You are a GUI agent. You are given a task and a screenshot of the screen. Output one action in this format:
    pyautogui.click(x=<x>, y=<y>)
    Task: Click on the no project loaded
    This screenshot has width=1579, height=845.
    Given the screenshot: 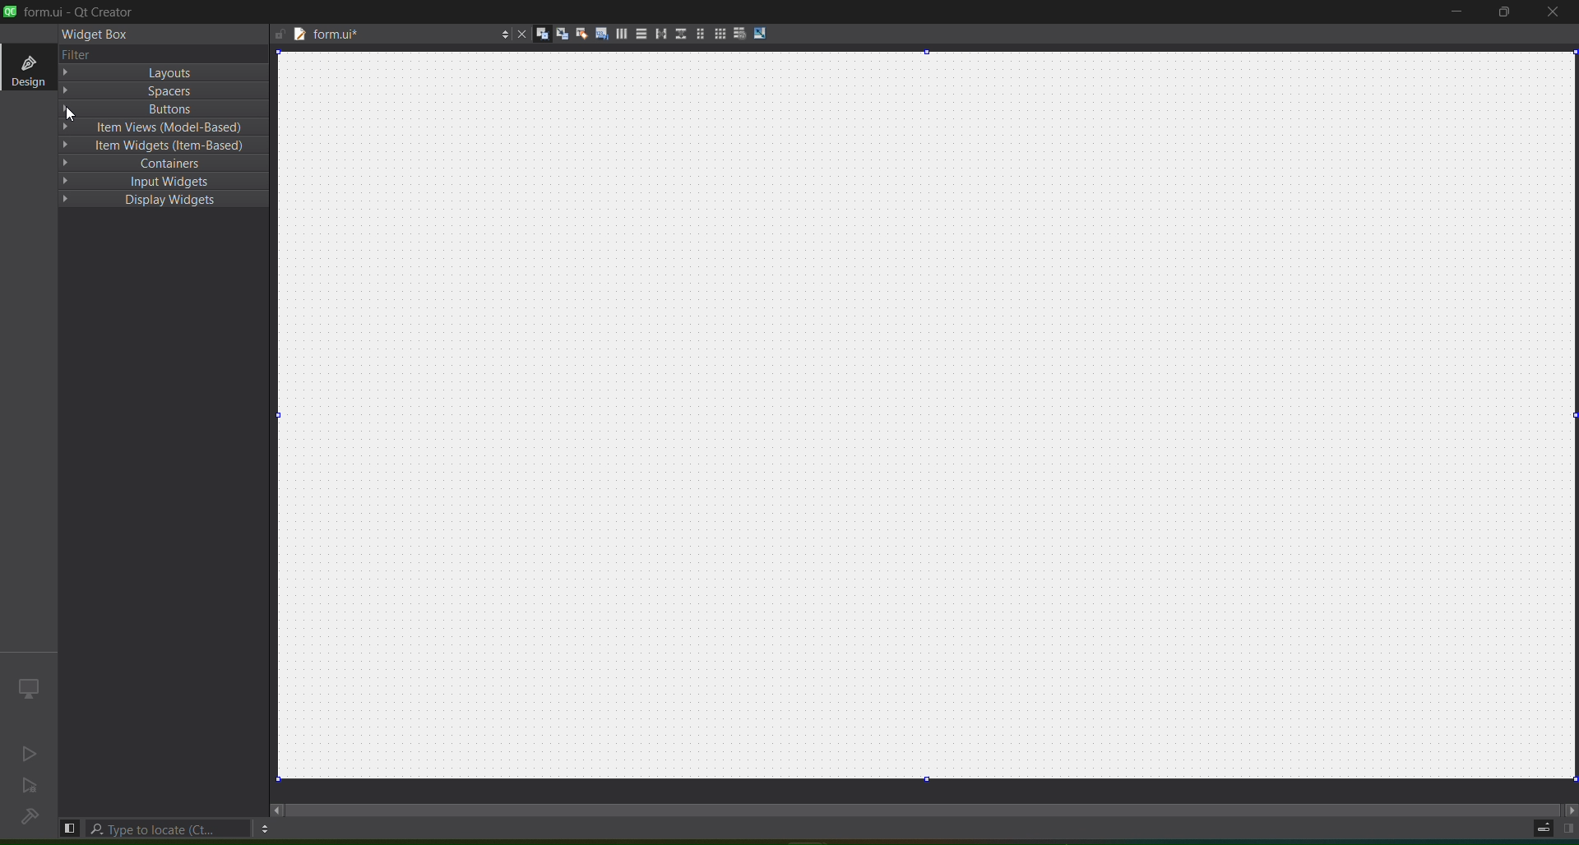 What is the action you would take?
    pyautogui.click(x=31, y=816)
    